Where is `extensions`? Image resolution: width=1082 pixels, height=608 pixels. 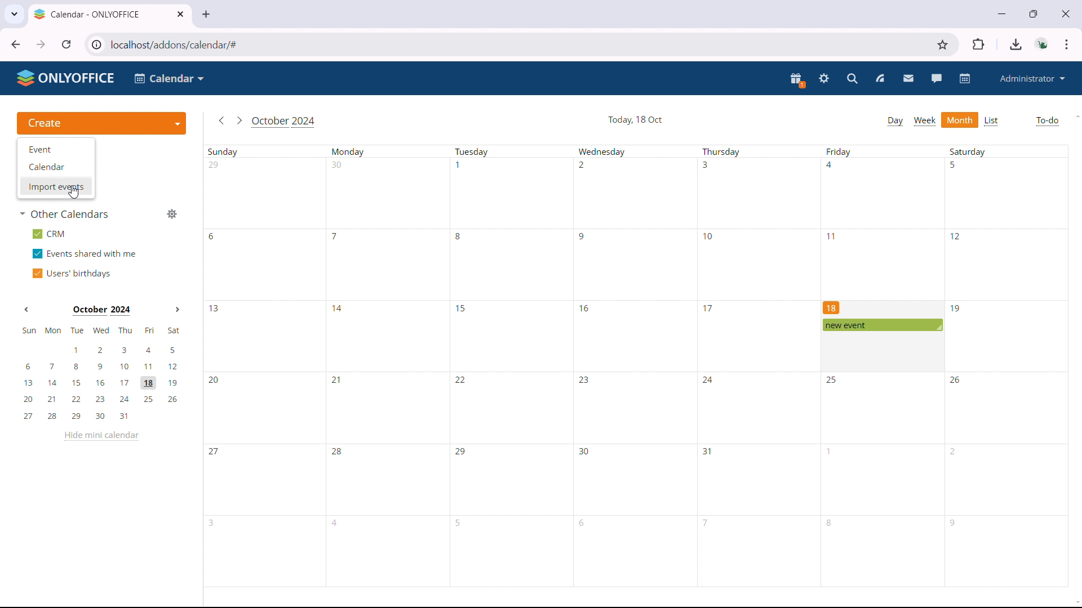 extensions is located at coordinates (979, 44).